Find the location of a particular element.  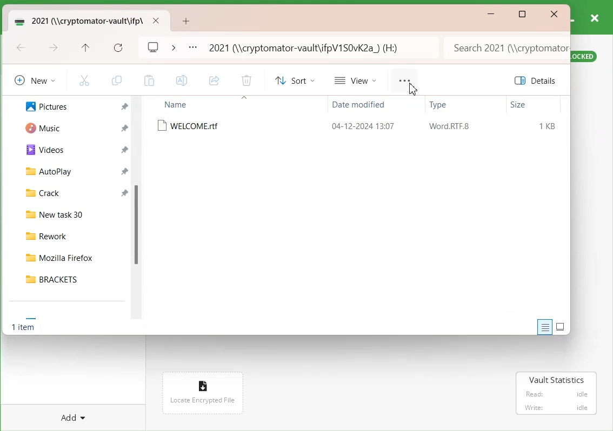

Cut is located at coordinates (84, 80).